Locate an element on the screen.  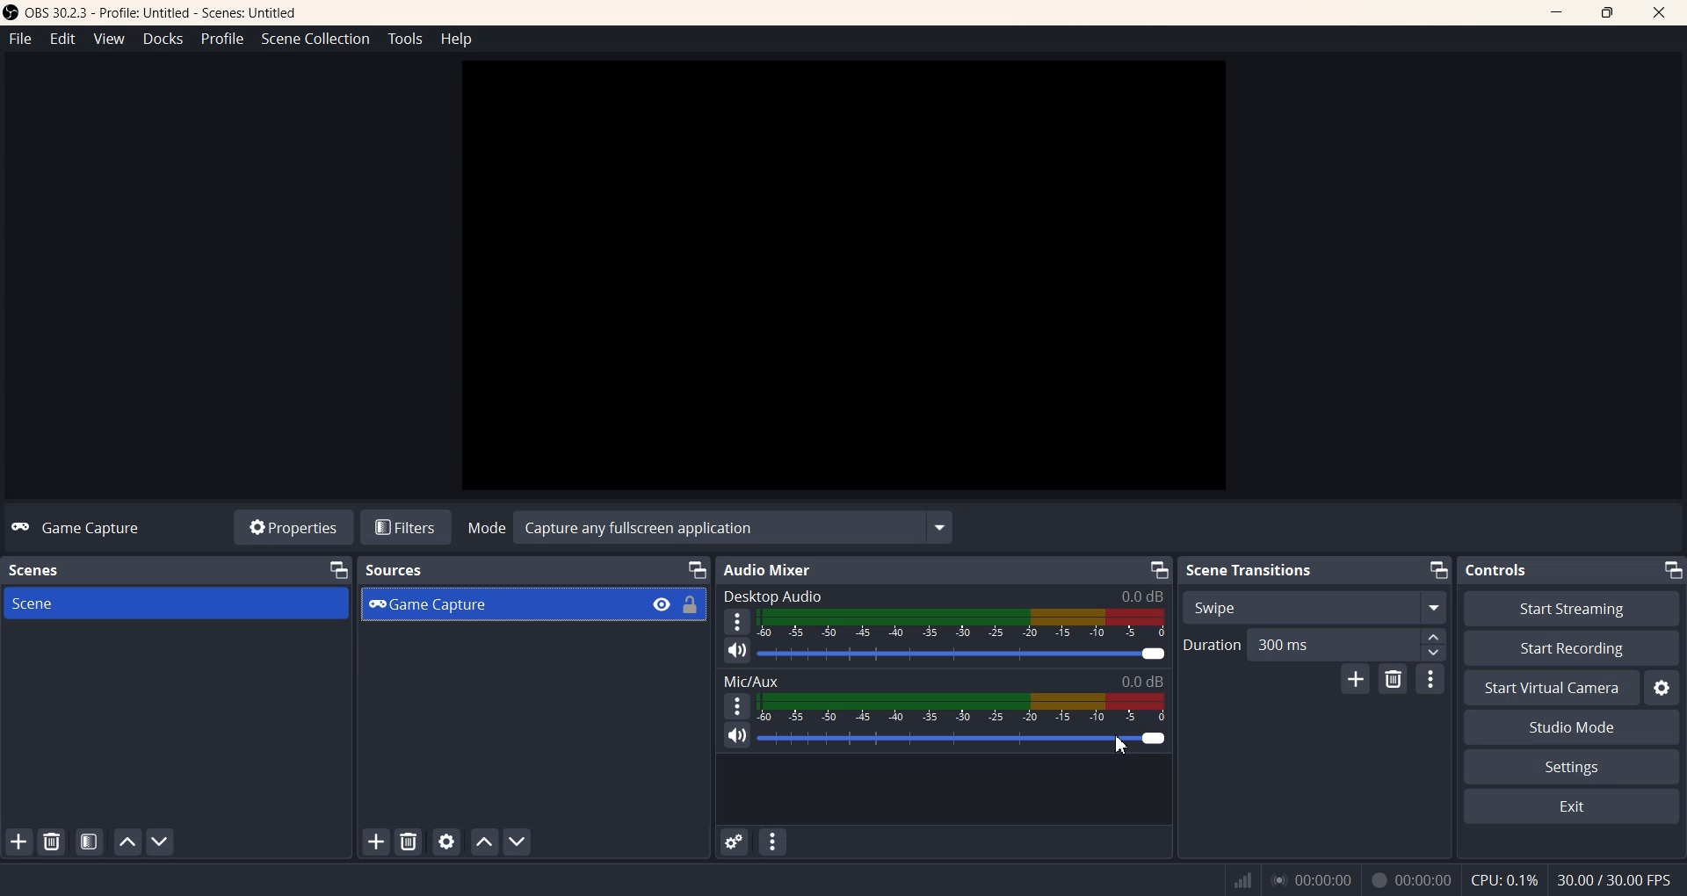
Minimize is located at coordinates (1157, 569).